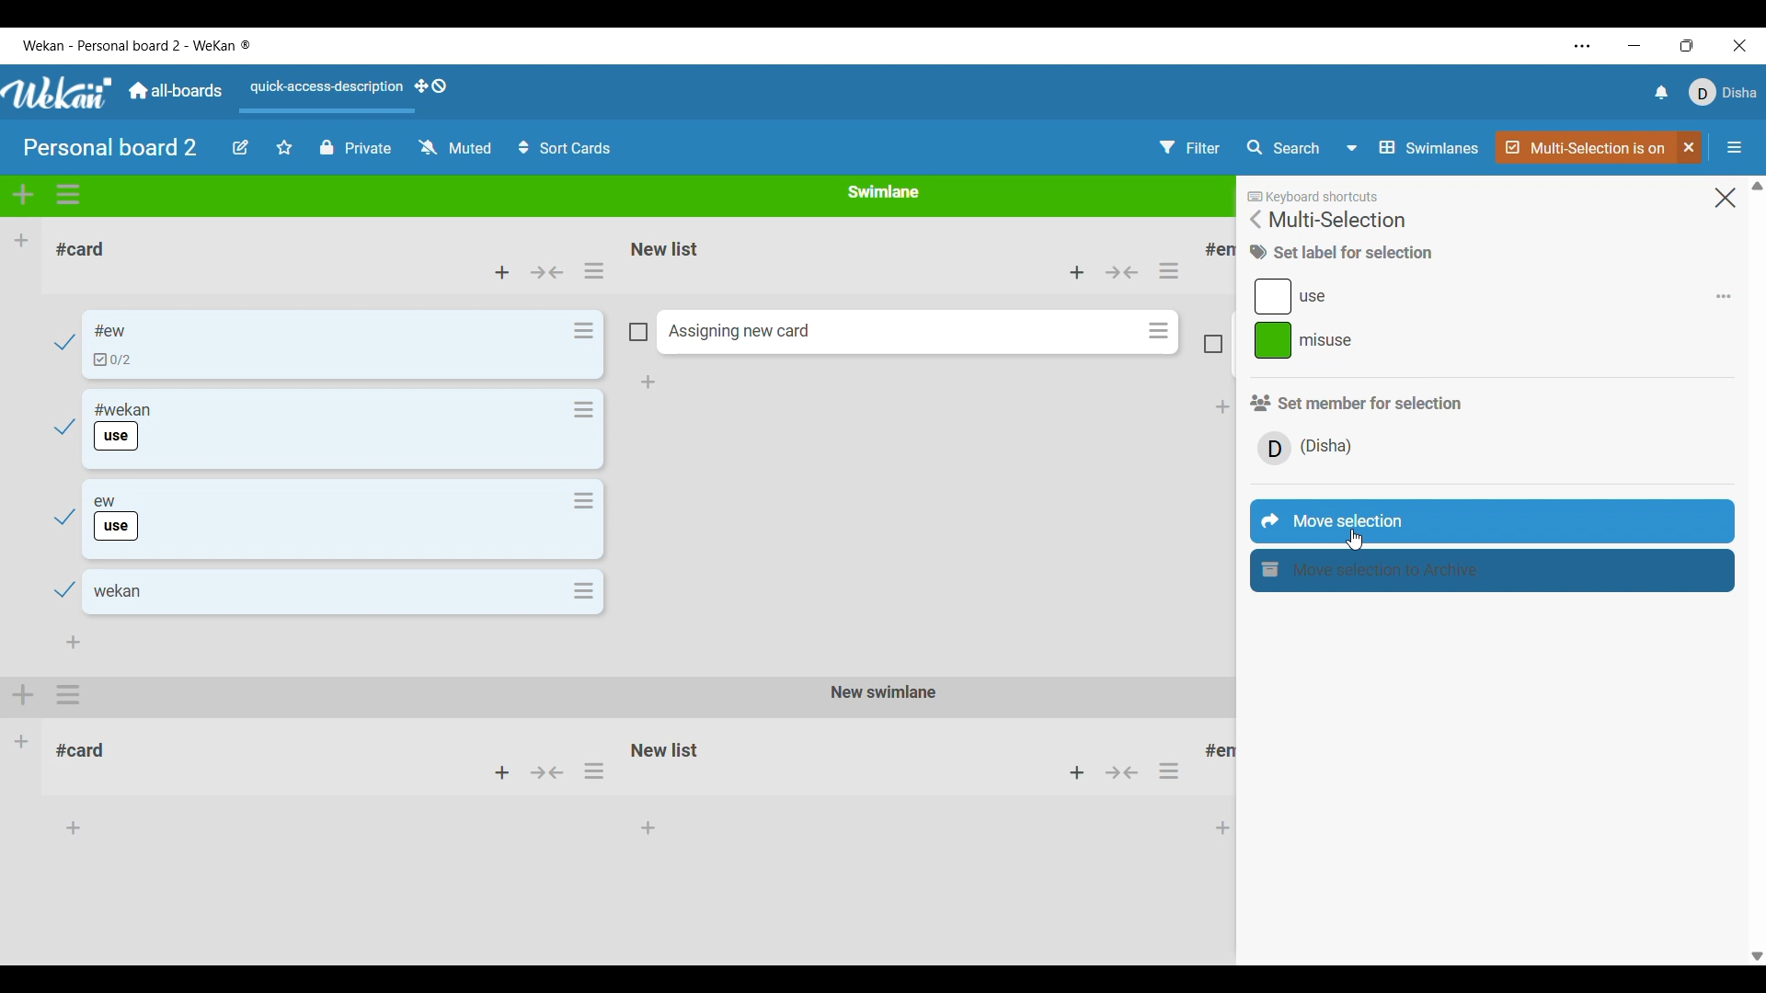 The width and height of the screenshot is (1766, 993). What do you see at coordinates (21, 241) in the screenshot?
I see `Add list` at bounding box center [21, 241].